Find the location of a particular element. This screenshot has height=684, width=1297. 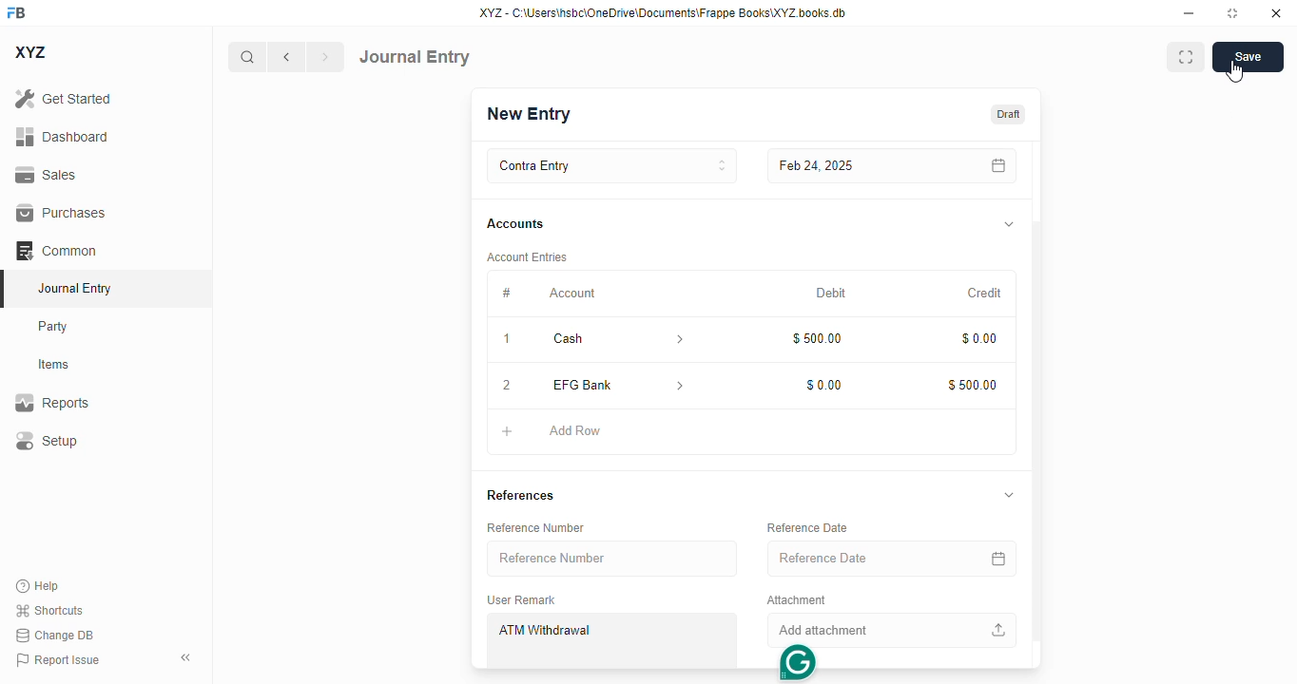

reference date is located at coordinates (853, 557).